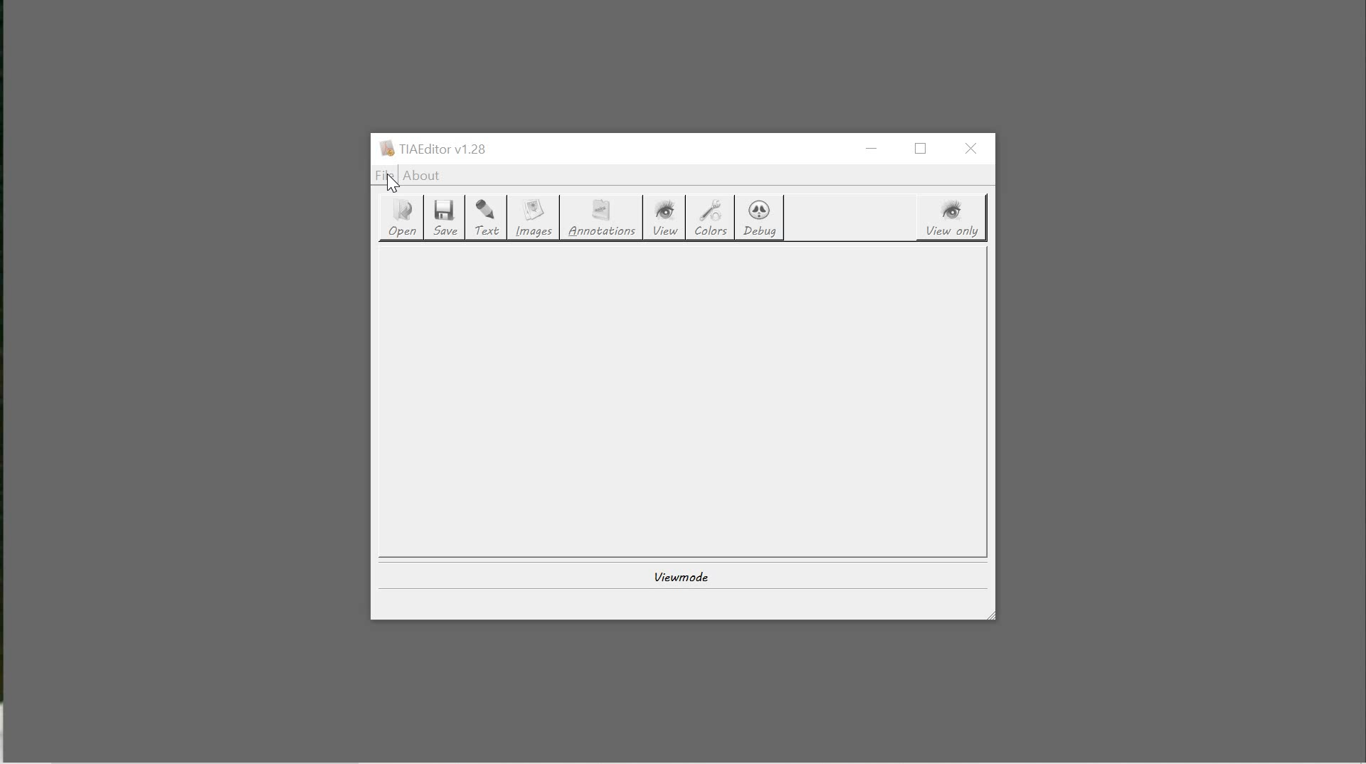 This screenshot has width=1366, height=764. I want to click on file, so click(385, 176).